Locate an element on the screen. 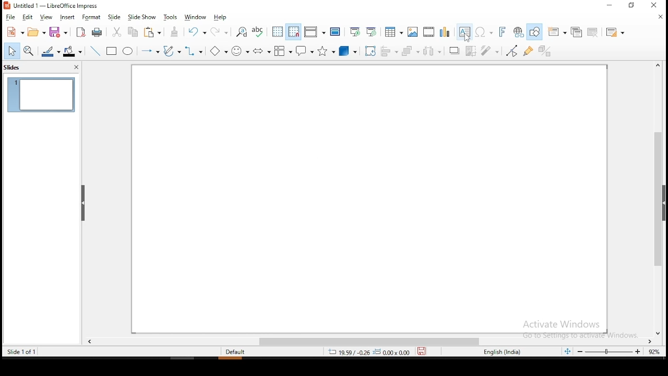 This screenshot has width=668, height=376. close is located at coordinates (660, 19).